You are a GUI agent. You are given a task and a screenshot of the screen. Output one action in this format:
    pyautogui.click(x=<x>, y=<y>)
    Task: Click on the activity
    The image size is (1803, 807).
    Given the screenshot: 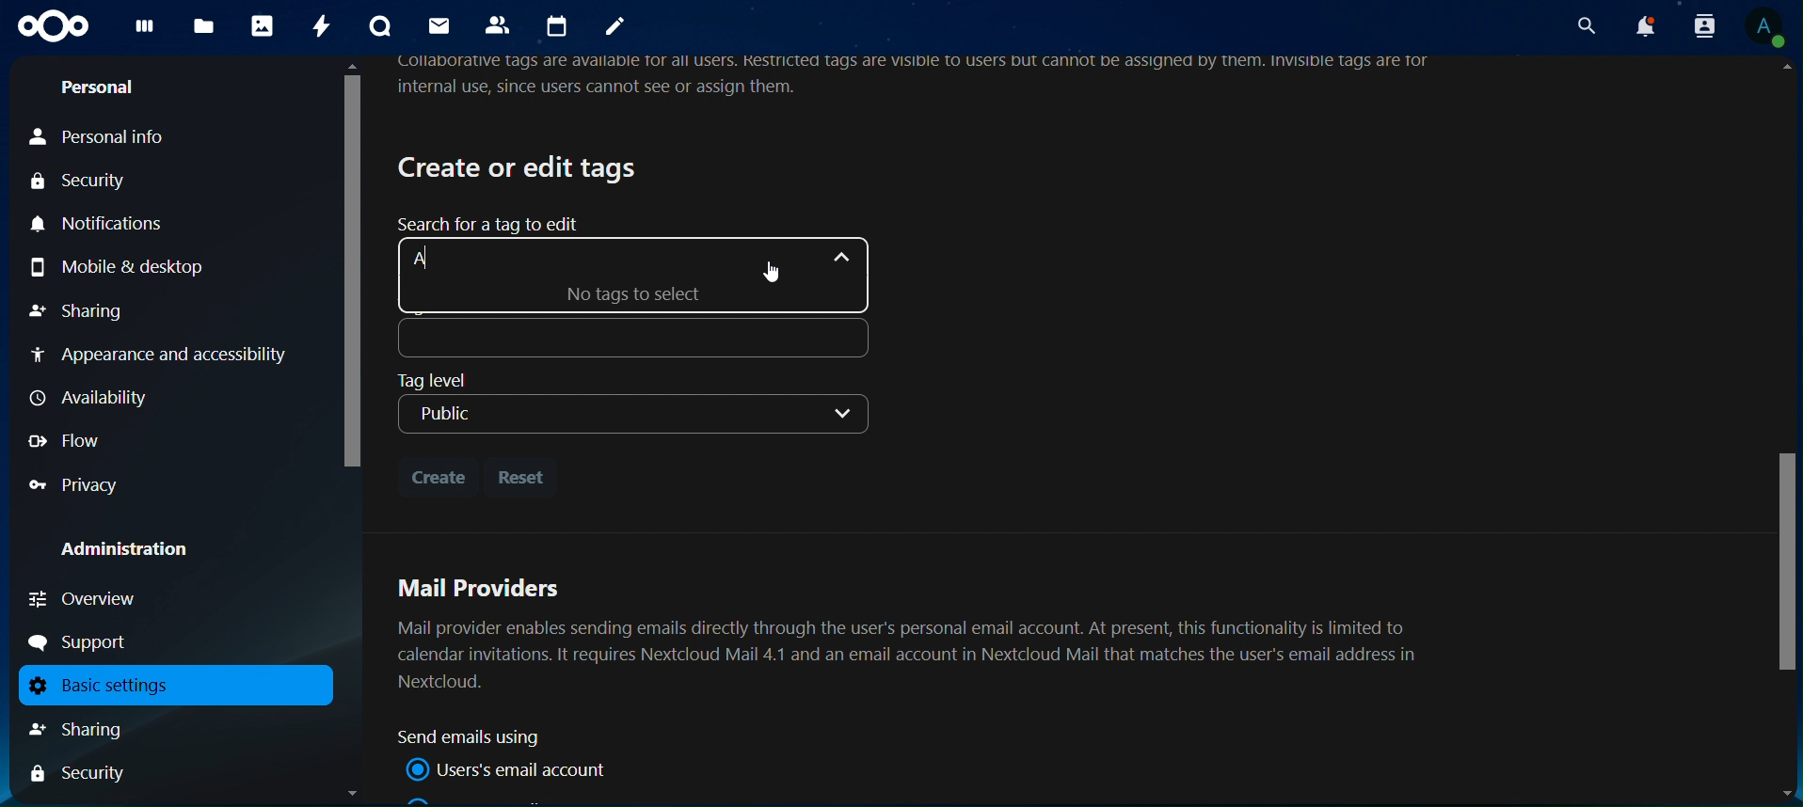 What is the action you would take?
    pyautogui.click(x=325, y=26)
    